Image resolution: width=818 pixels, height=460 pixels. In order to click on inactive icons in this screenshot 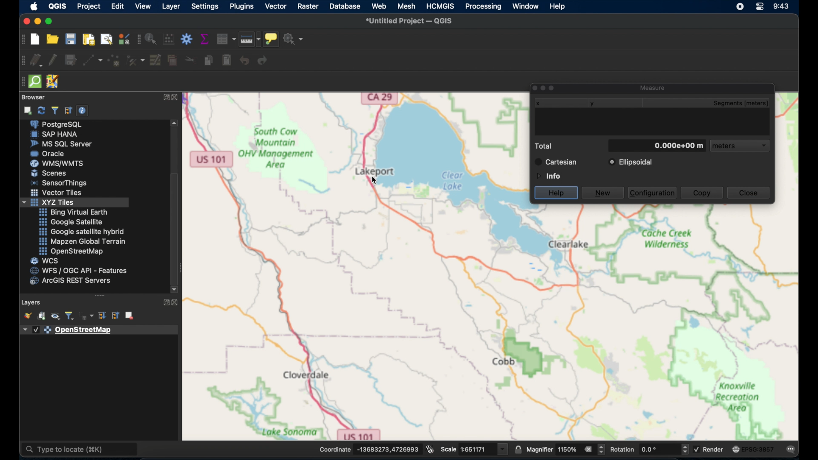, I will do `click(544, 88)`.